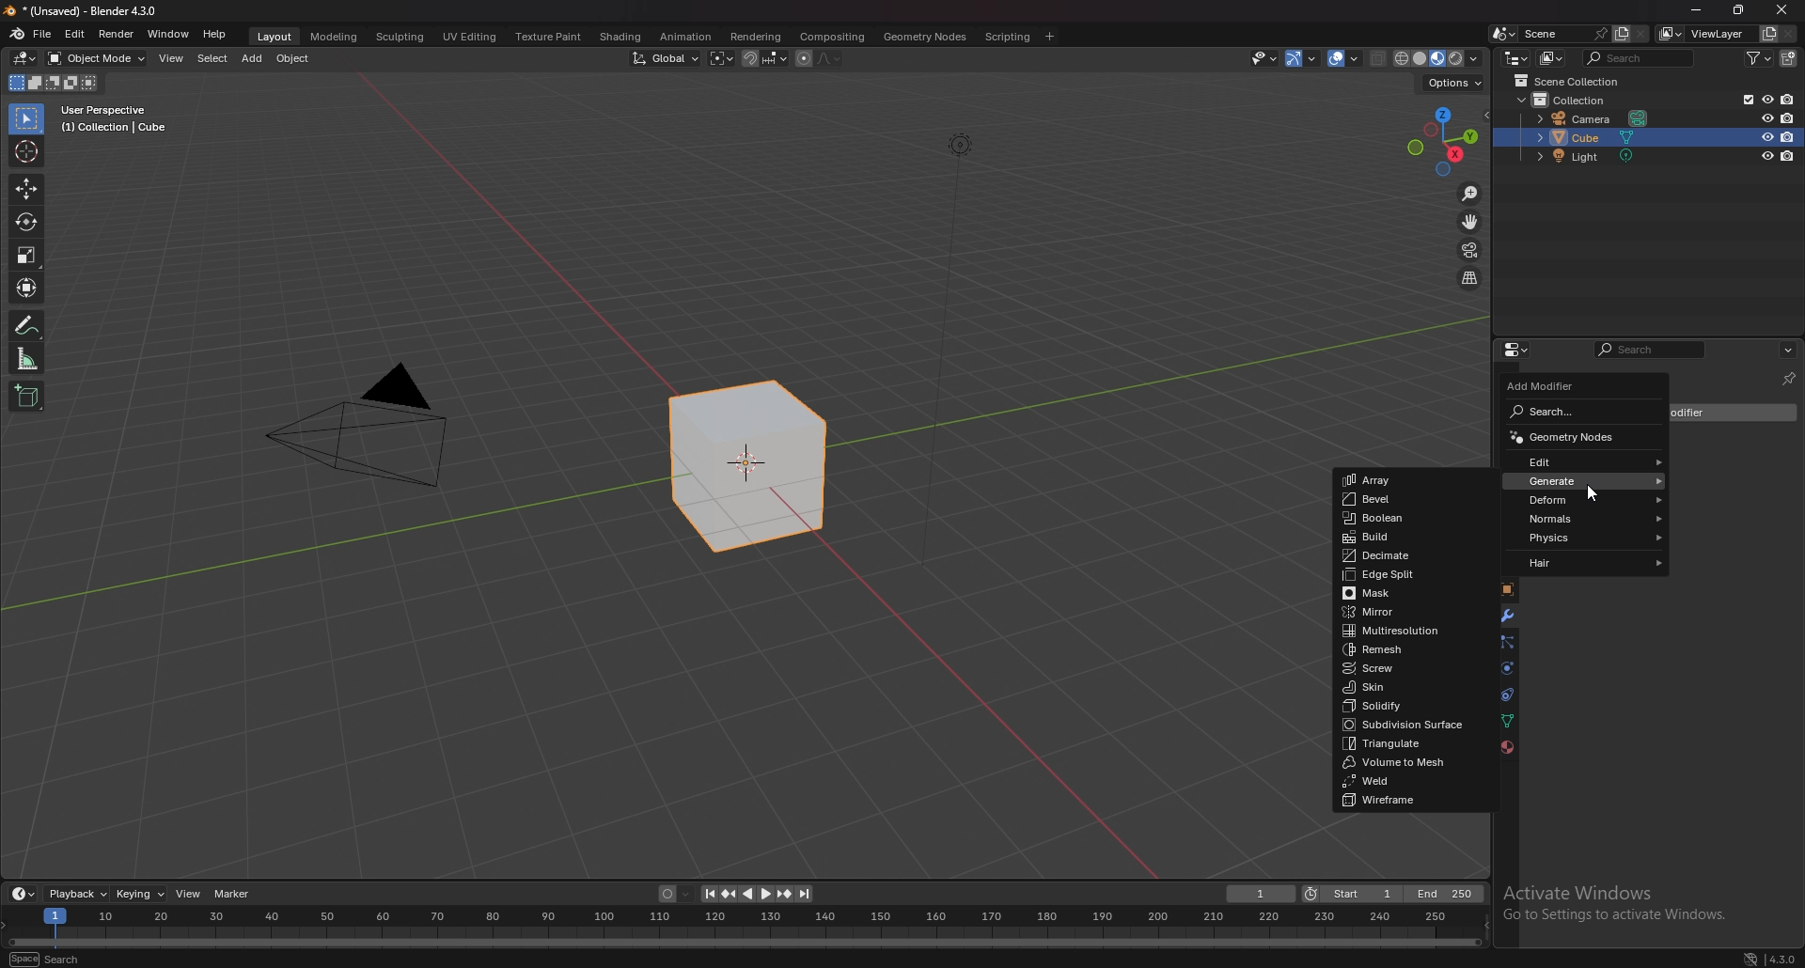 This screenshot has height=968, width=1805. Describe the element at coordinates (549, 37) in the screenshot. I see `texture paint` at that location.